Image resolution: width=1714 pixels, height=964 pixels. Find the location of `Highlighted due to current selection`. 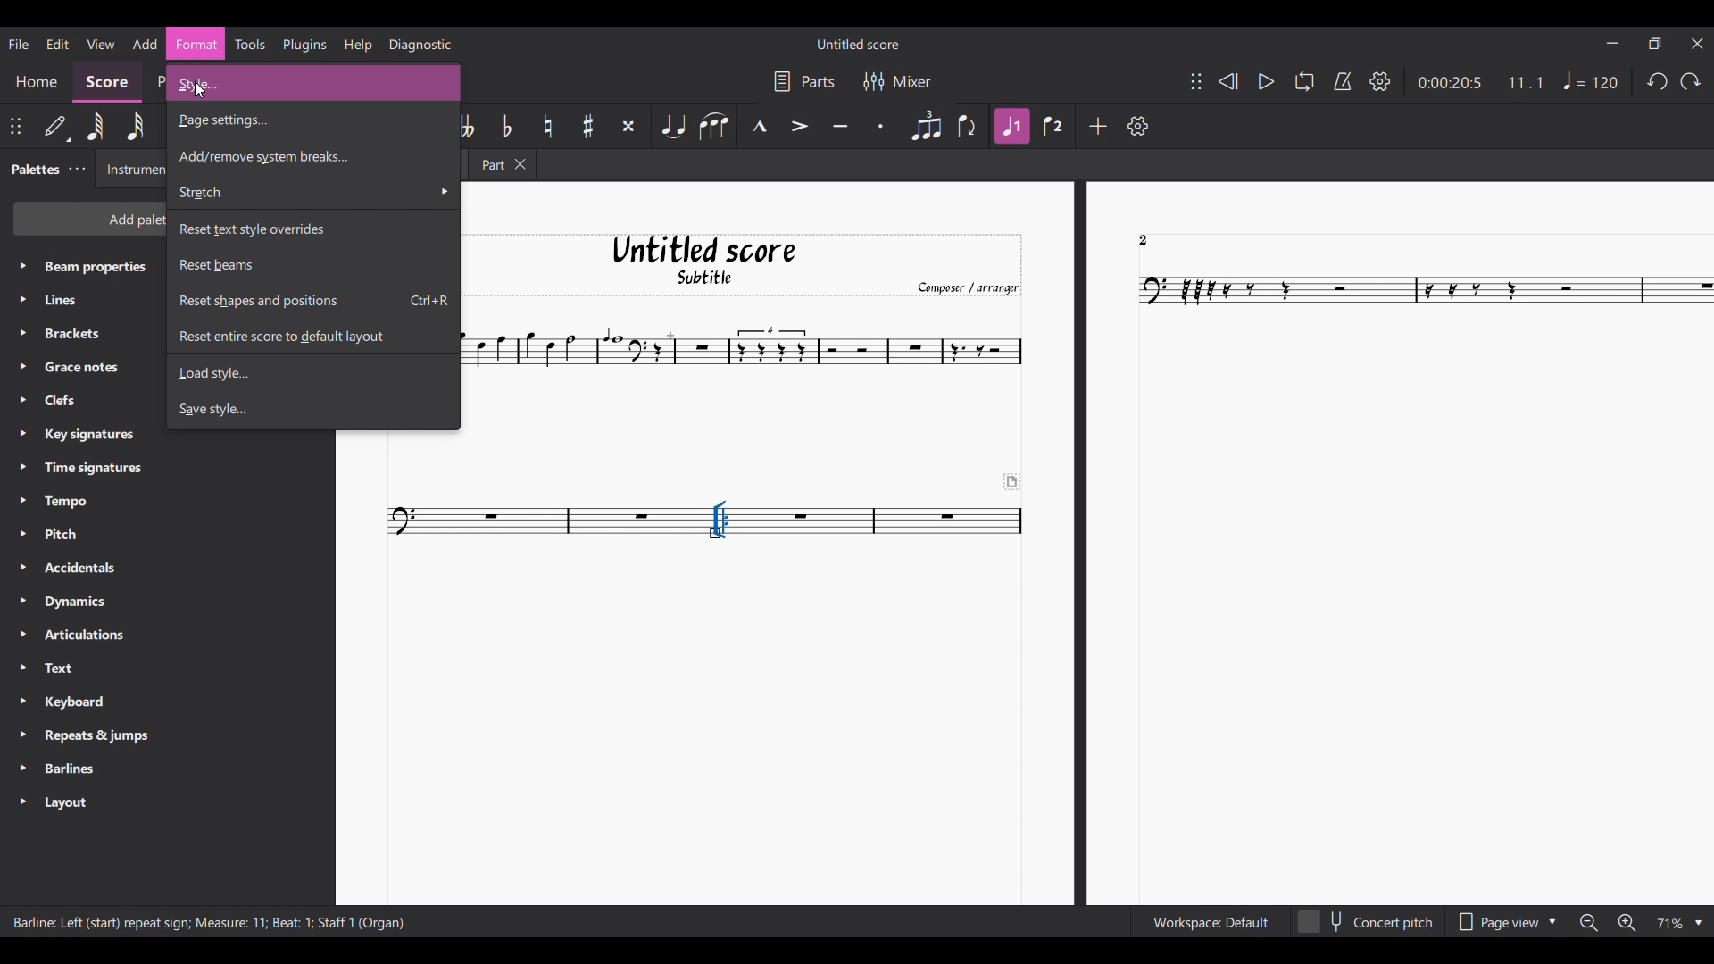

Highlighted due to current selection is located at coordinates (1011, 127).